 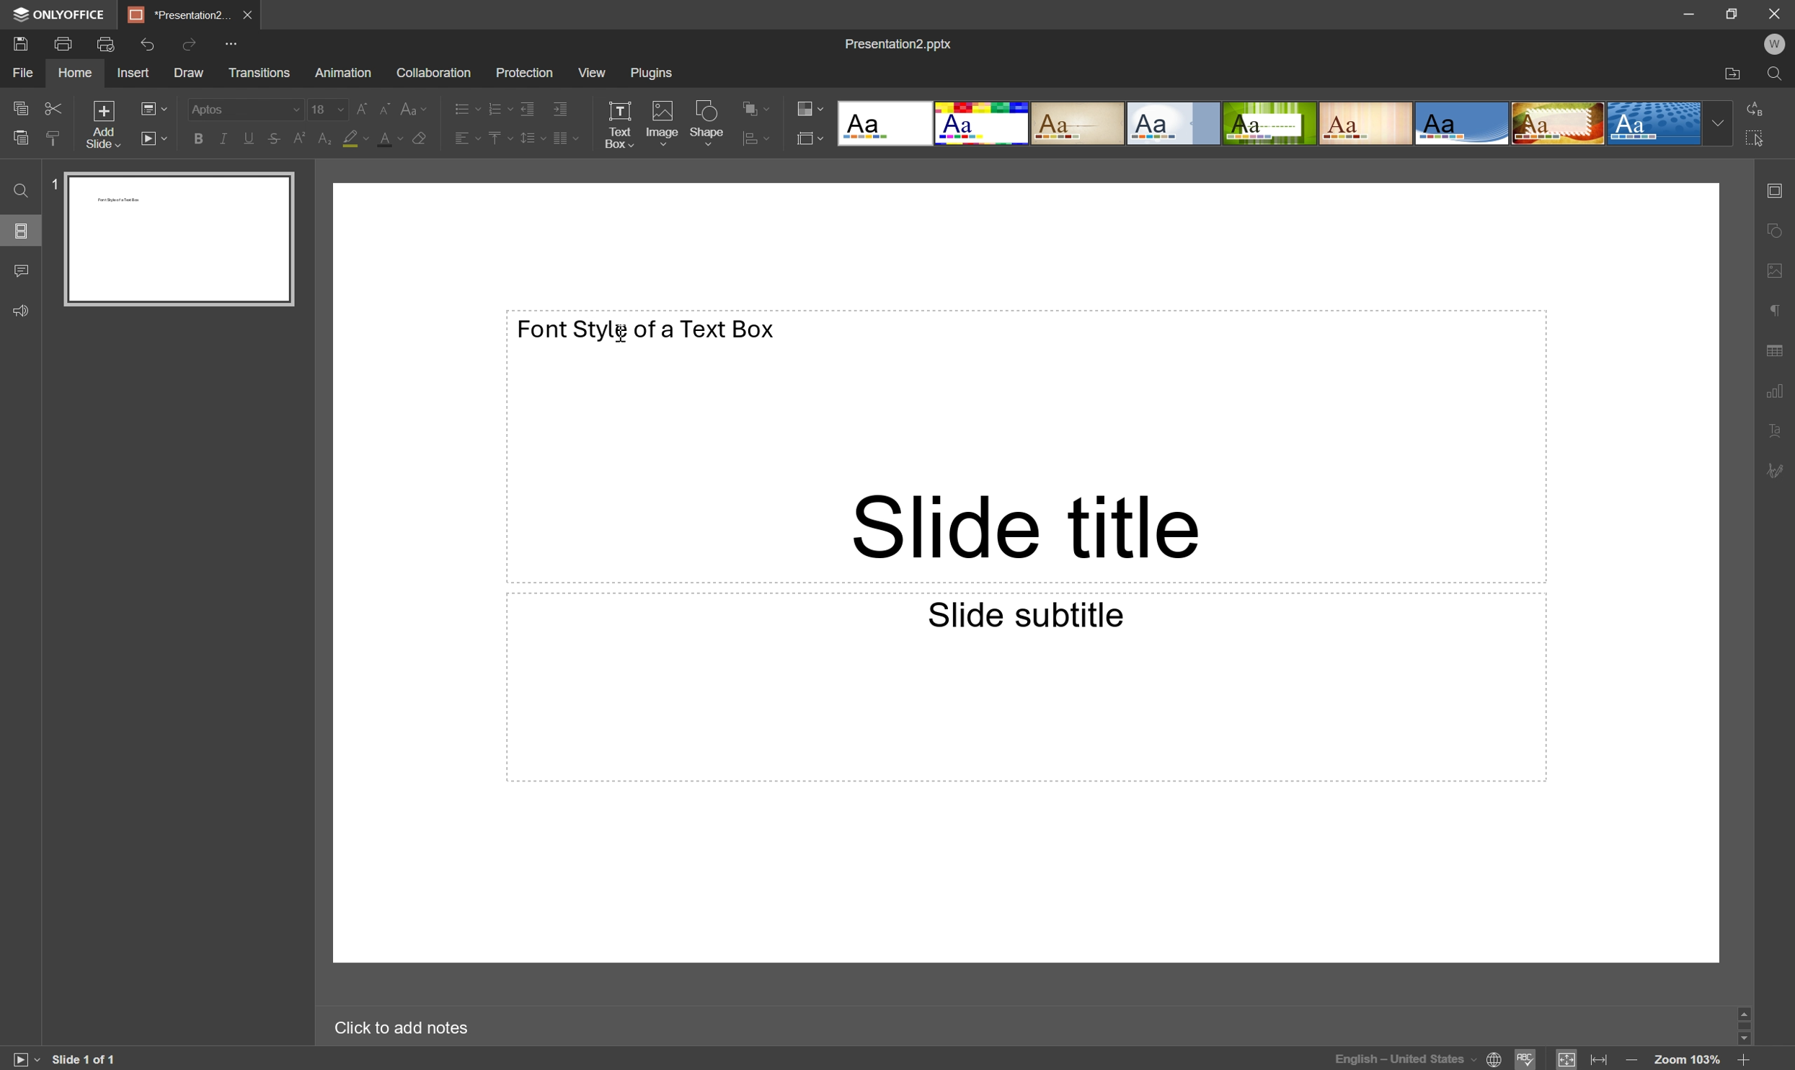 I want to click on Redo, so click(x=192, y=46).